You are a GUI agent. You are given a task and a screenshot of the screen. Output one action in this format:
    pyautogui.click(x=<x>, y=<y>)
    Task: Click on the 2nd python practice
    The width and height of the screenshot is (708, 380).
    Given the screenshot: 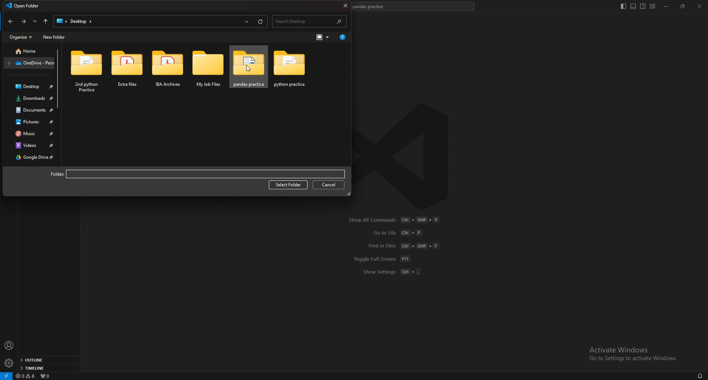 What is the action you would take?
    pyautogui.click(x=86, y=70)
    